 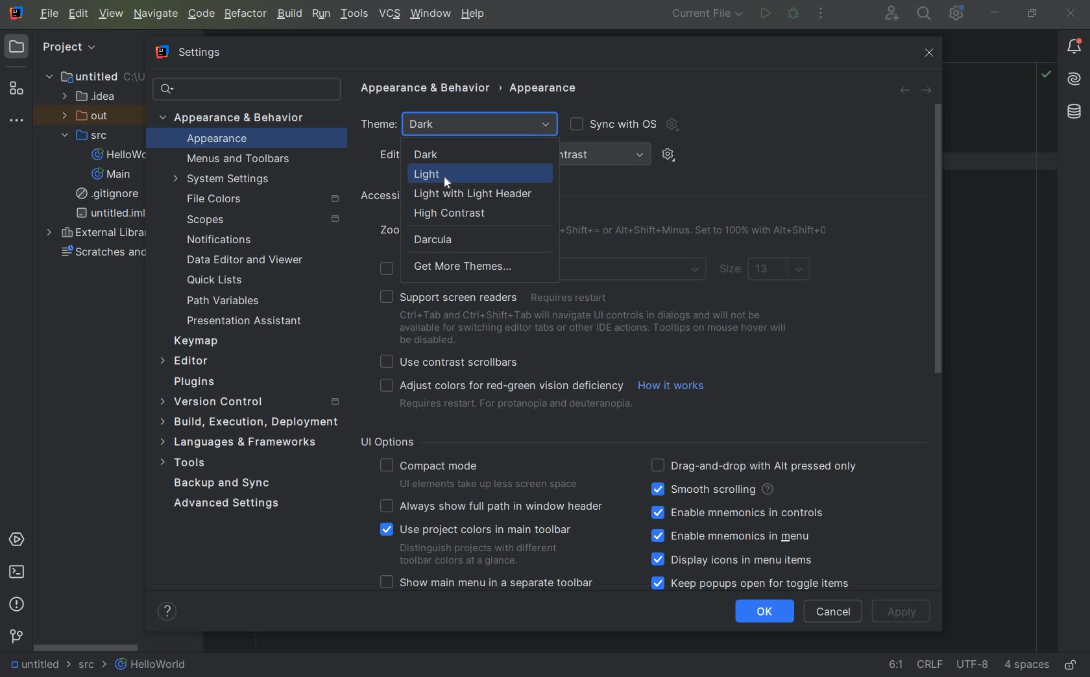 What do you see at coordinates (1074, 47) in the screenshot?
I see `notifications` at bounding box center [1074, 47].